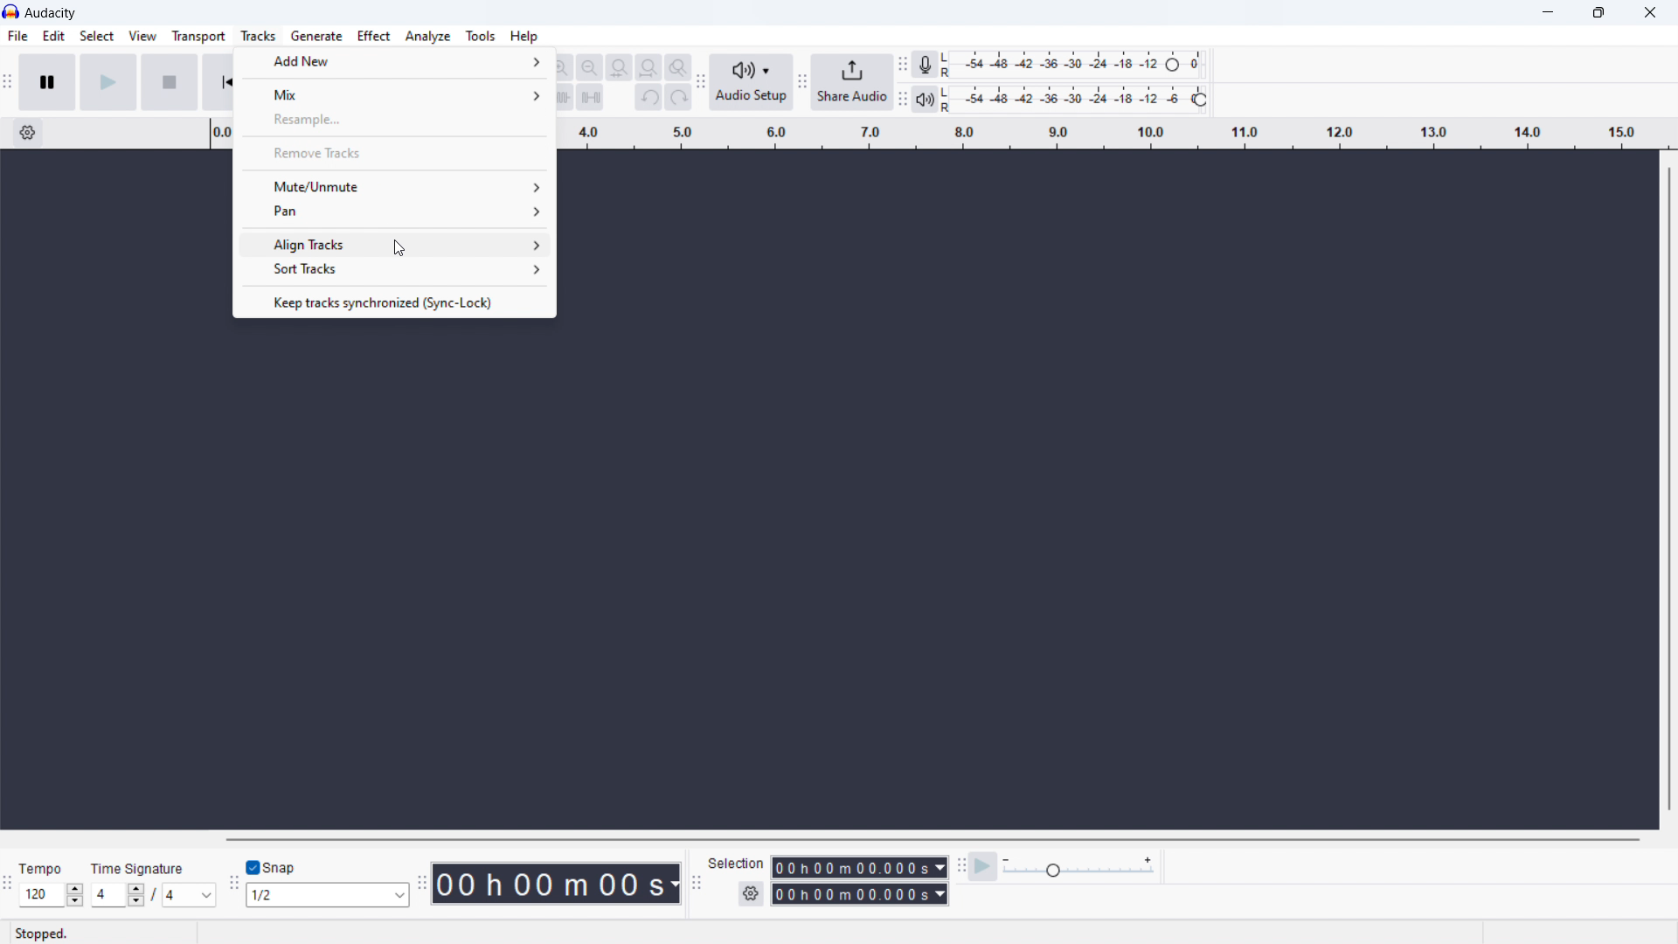  What do you see at coordinates (392, 212) in the screenshot?
I see `pan` at bounding box center [392, 212].